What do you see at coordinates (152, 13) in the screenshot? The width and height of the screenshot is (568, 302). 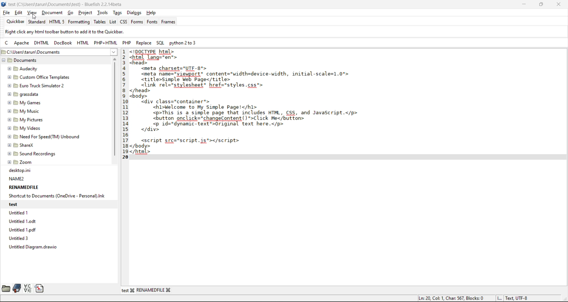 I see `help` at bounding box center [152, 13].